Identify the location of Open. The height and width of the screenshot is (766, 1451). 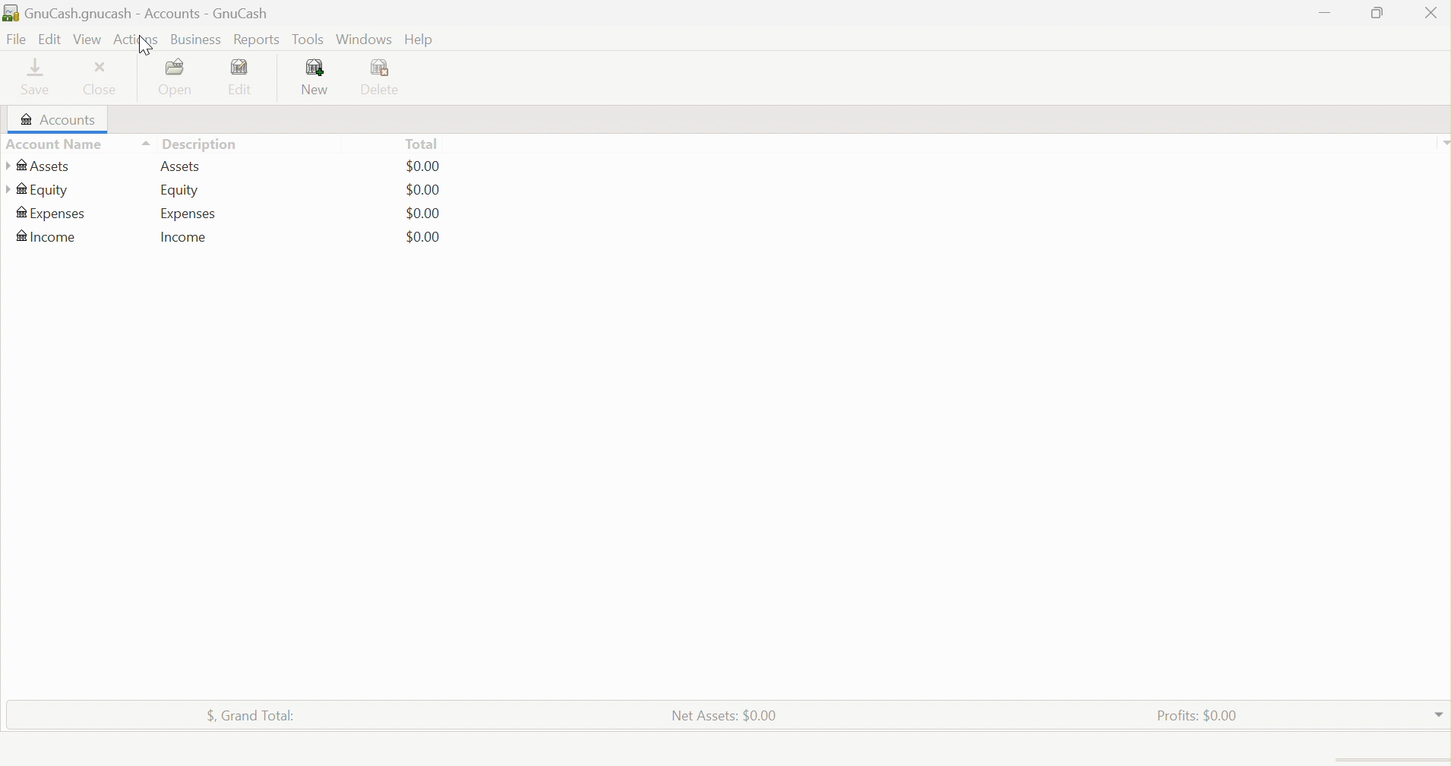
(179, 78).